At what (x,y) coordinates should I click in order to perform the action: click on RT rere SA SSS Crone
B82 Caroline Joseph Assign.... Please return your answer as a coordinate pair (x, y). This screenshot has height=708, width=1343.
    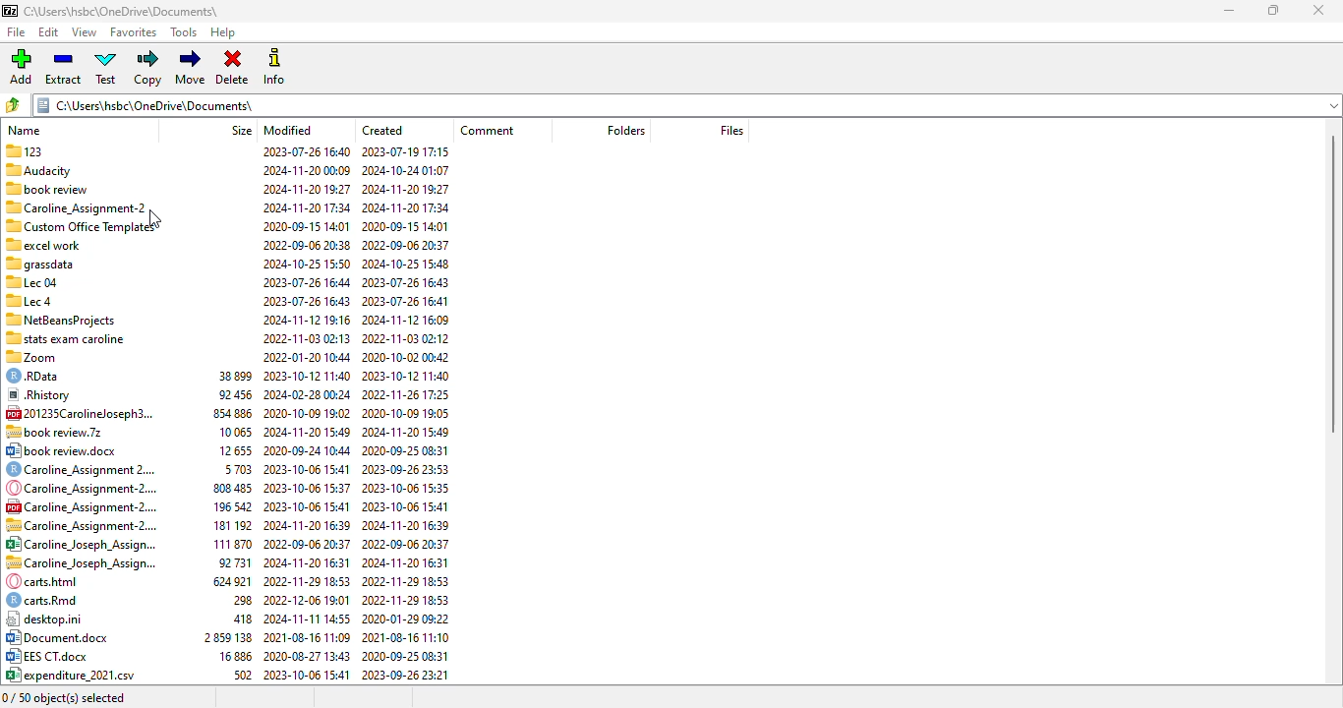
    Looking at the image, I should click on (83, 545).